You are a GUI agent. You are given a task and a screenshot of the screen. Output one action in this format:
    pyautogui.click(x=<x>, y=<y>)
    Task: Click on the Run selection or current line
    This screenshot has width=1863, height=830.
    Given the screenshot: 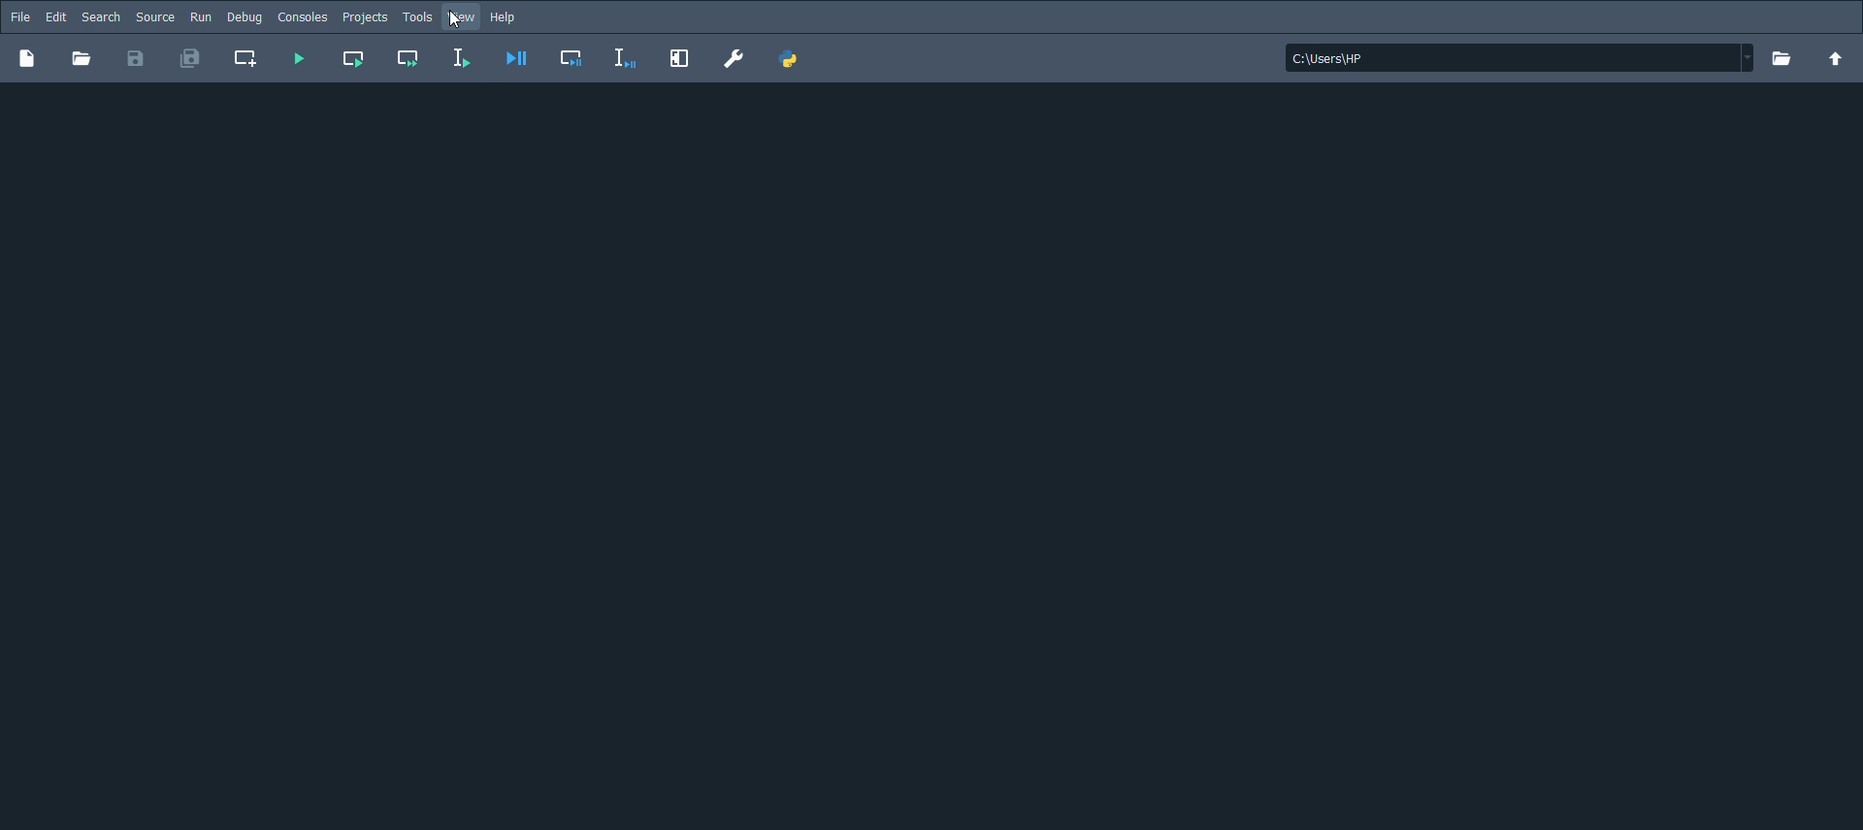 What is the action you would take?
    pyautogui.click(x=461, y=59)
    